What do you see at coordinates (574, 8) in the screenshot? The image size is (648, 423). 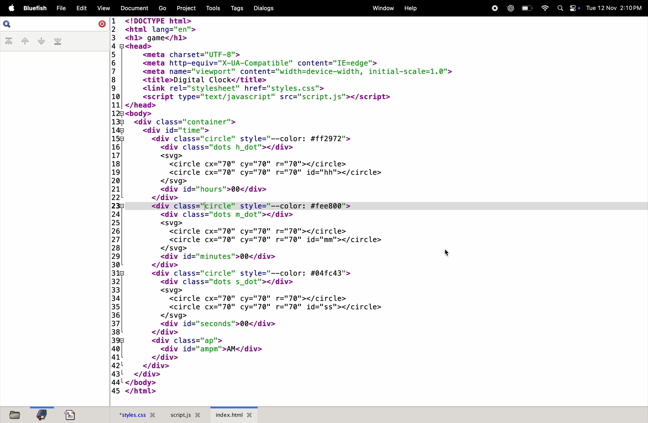 I see `Toggle` at bounding box center [574, 8].